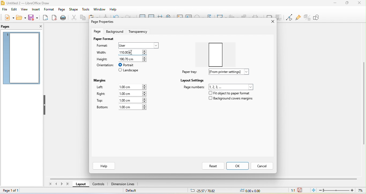 The width and height of the screenshot is (366, 194). What do you see at coordinates (101, 94) in the screenshot?
I see `right` at bounding box center [101, 94].